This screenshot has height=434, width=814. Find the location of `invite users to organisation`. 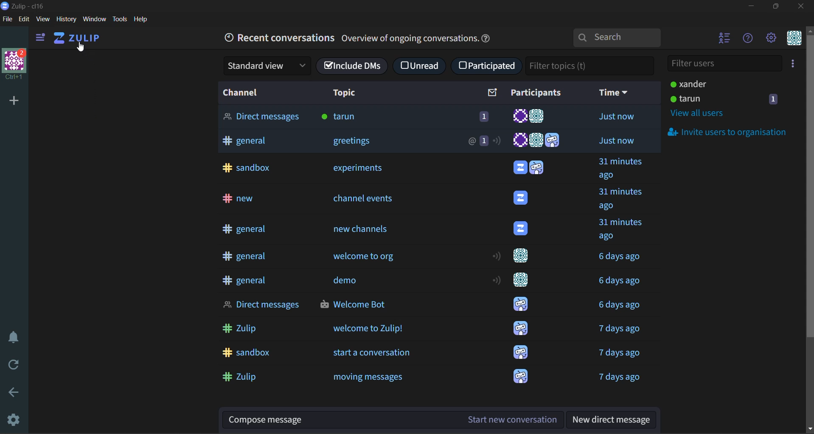

invite users to organisation is located at coordinates (732, 132).